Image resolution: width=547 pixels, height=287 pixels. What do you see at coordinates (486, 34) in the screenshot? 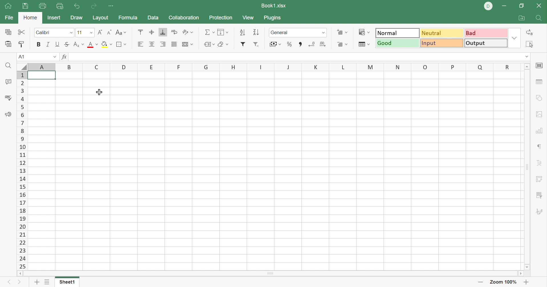
I see `Bad` at bounding box center [486, 34].